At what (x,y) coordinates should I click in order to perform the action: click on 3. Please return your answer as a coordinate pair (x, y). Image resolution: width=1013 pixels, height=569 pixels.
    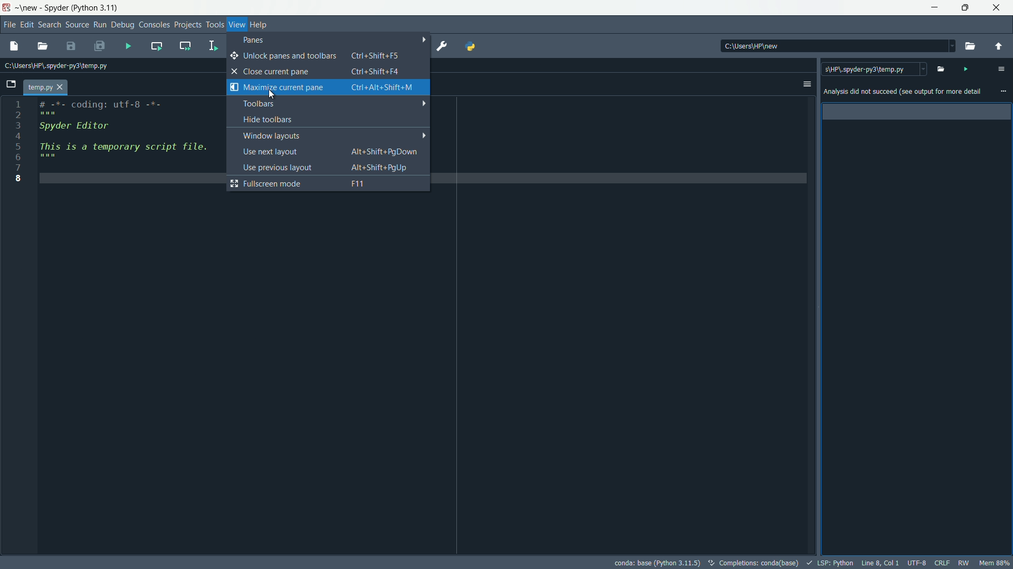
    Looking at the image, I should click on (20, 126).